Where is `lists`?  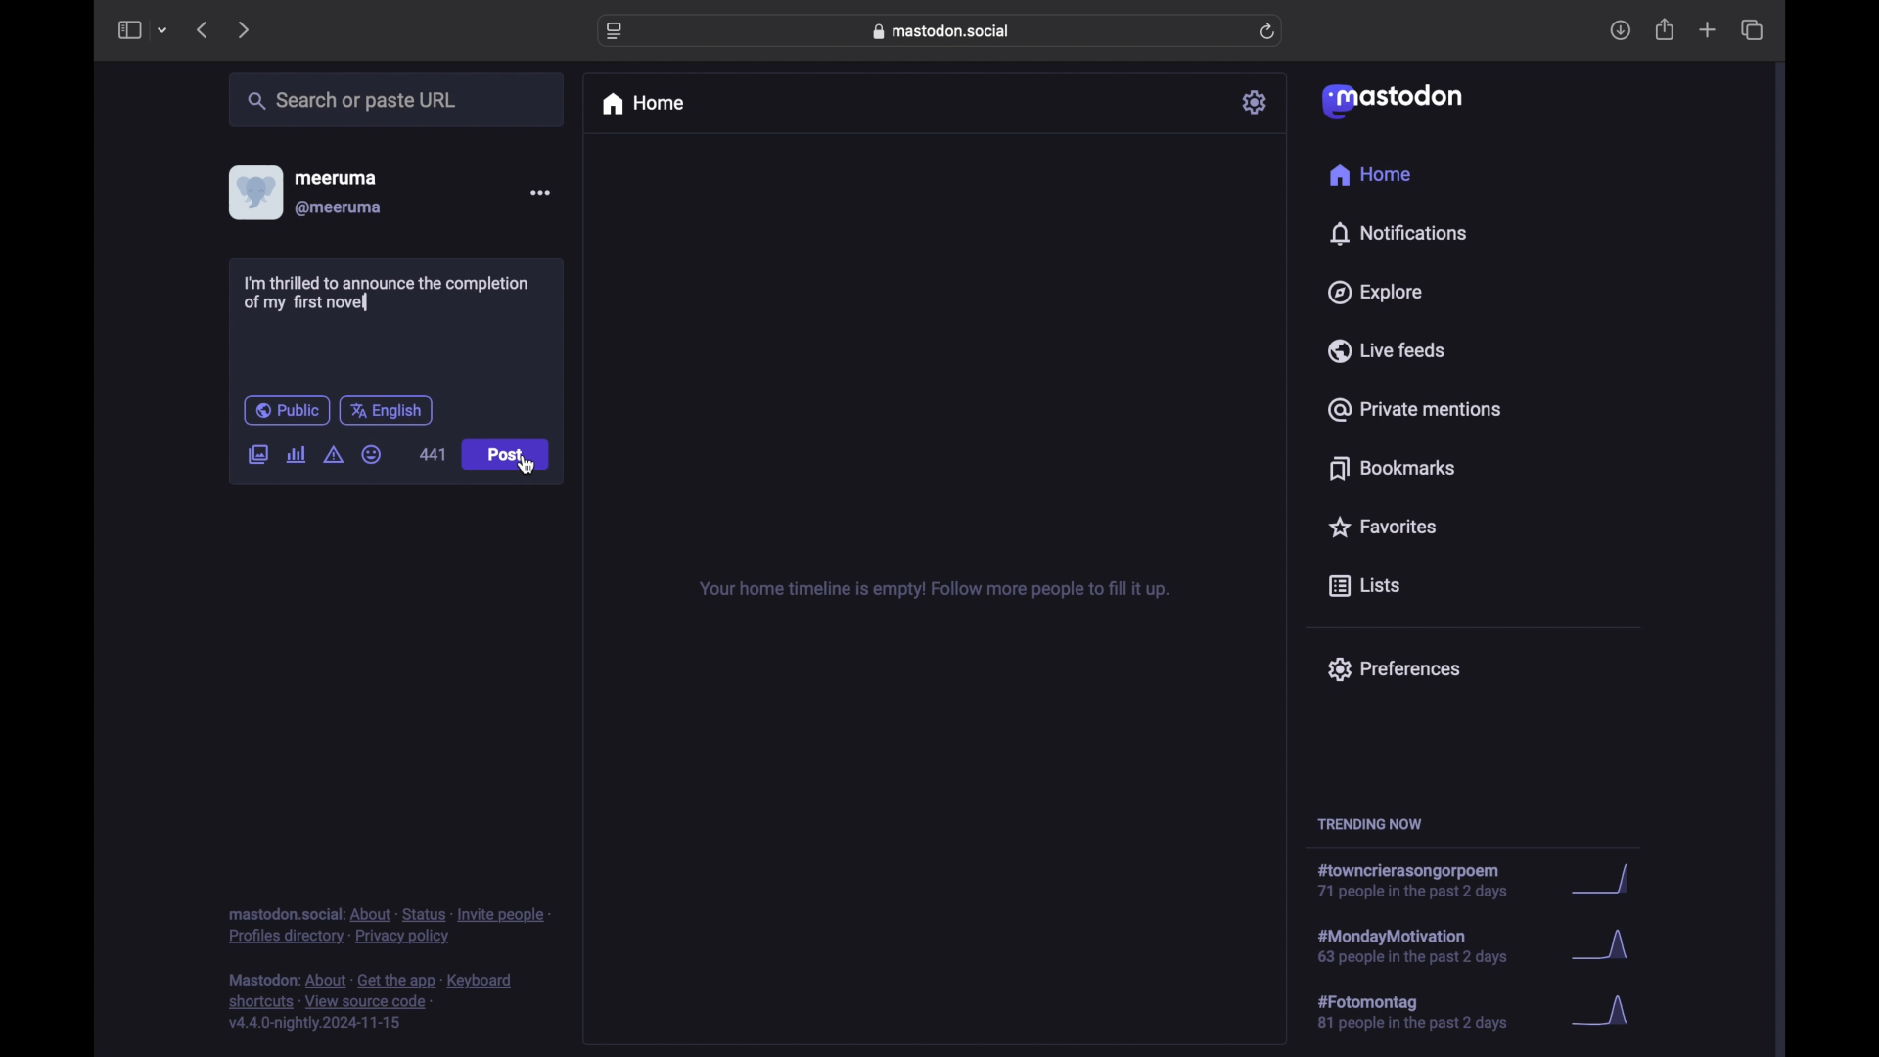
lists is located at coordinates (1364, 587).